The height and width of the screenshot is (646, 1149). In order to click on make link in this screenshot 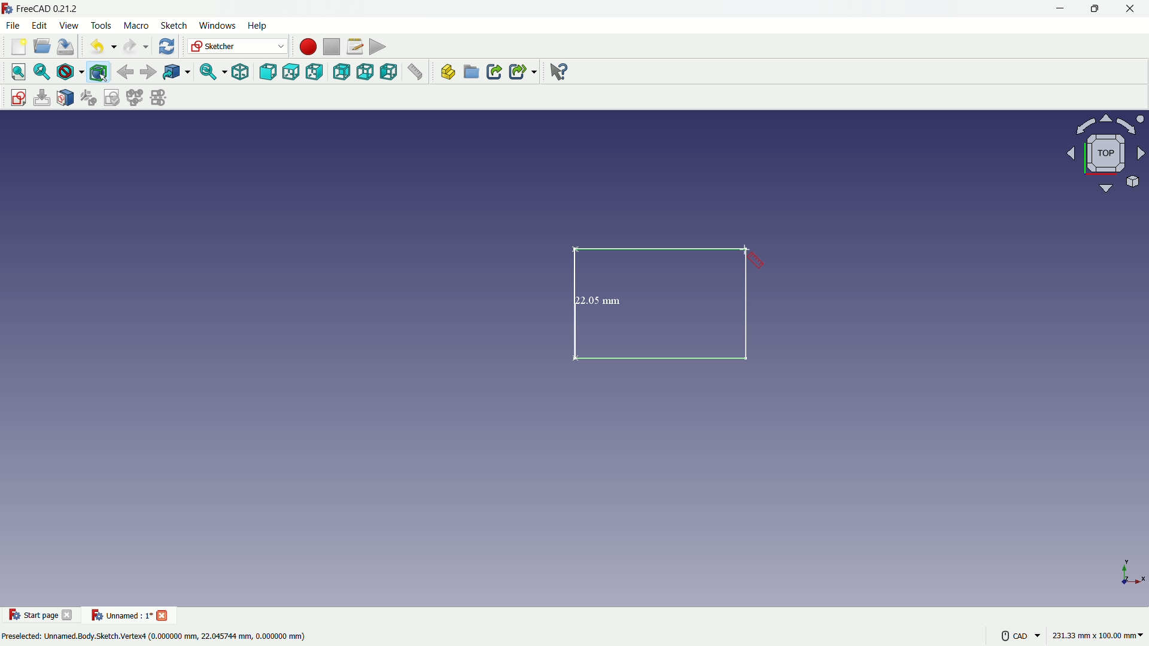, I will do `click(494, 73)`.